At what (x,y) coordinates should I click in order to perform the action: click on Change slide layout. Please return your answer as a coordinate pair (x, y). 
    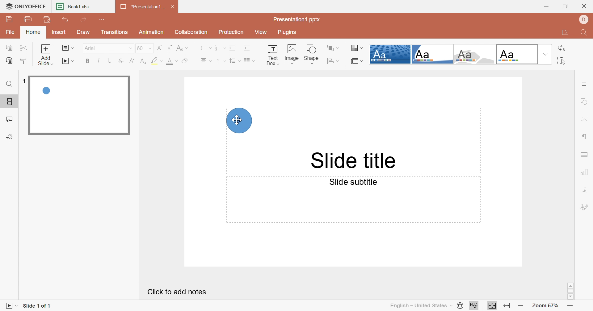
    Looking at the image, I should click on (68, 48).